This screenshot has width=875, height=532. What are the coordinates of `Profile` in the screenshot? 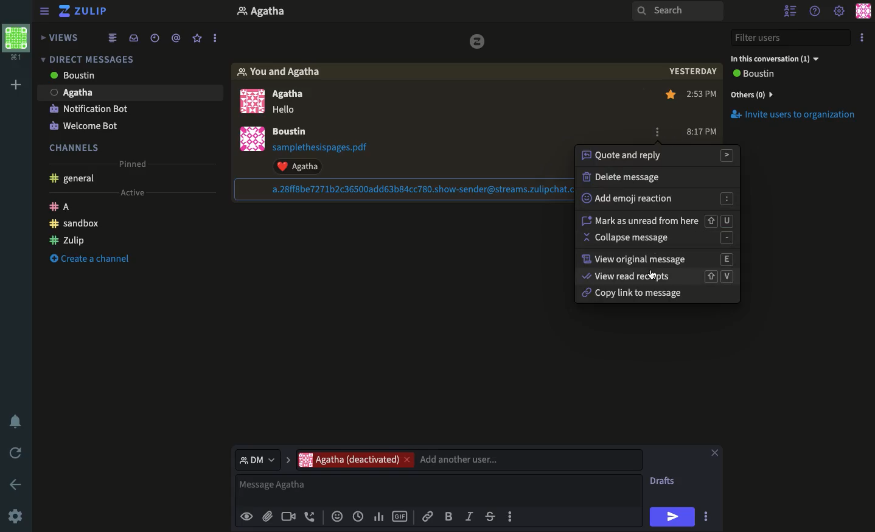 It's located at (16, 44).